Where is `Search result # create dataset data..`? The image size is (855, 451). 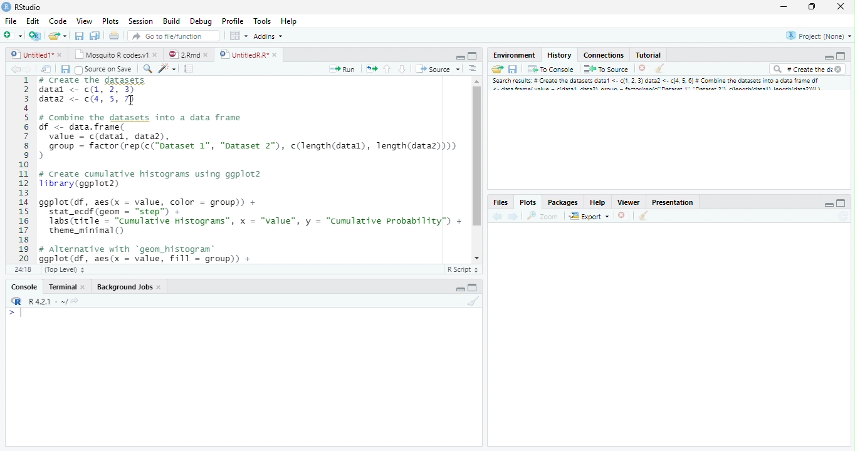 Search result # create dataset data.. is located at coordinates (659, 86).